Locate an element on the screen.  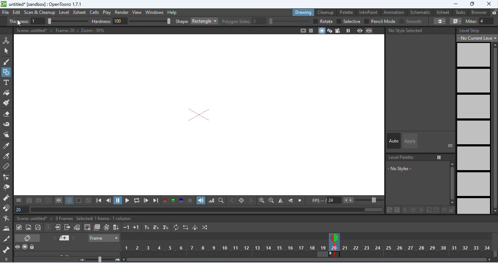
save and more is located at coordinates (18, 200).